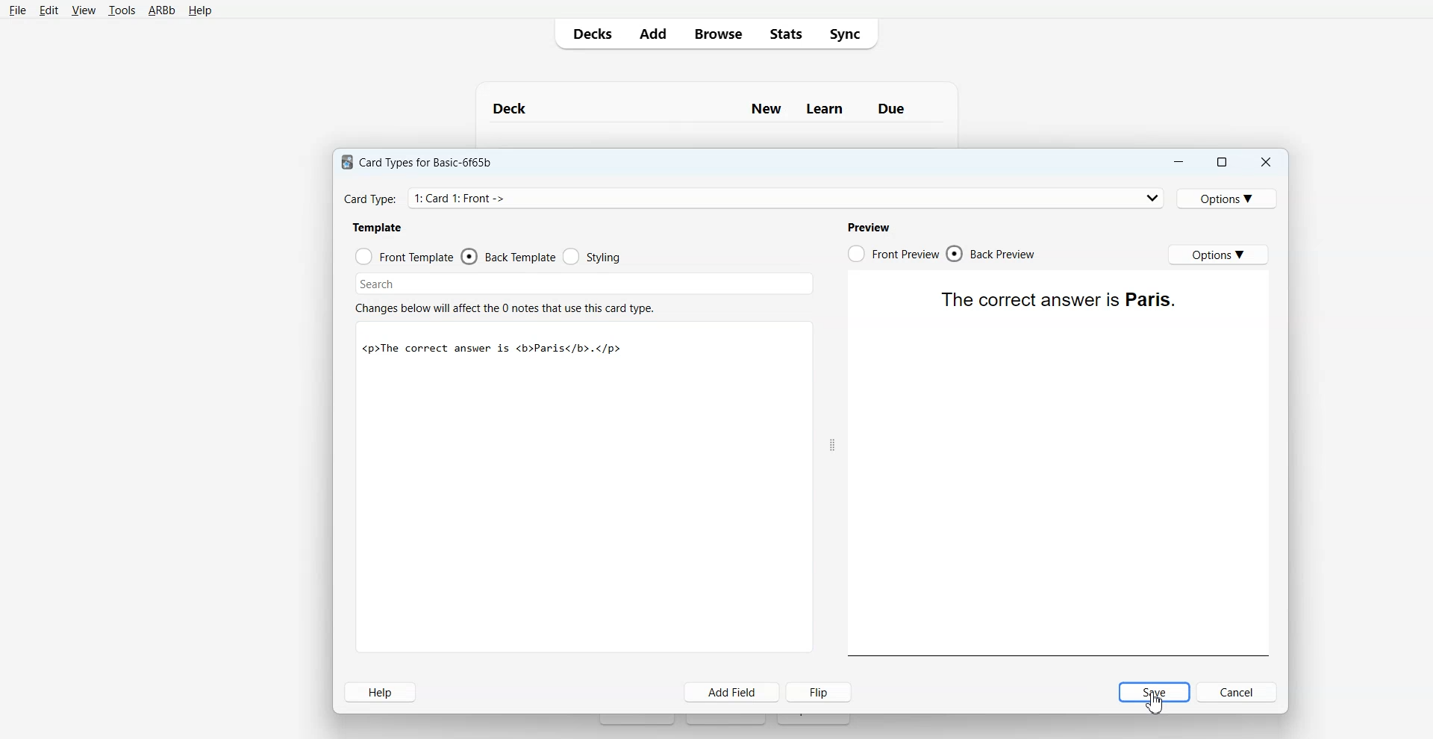 This screenshot has height=739, width=1433. What do you see at coordinates (82, 10) in the screenshot?
I see `View` at bounding box center [82, 10].